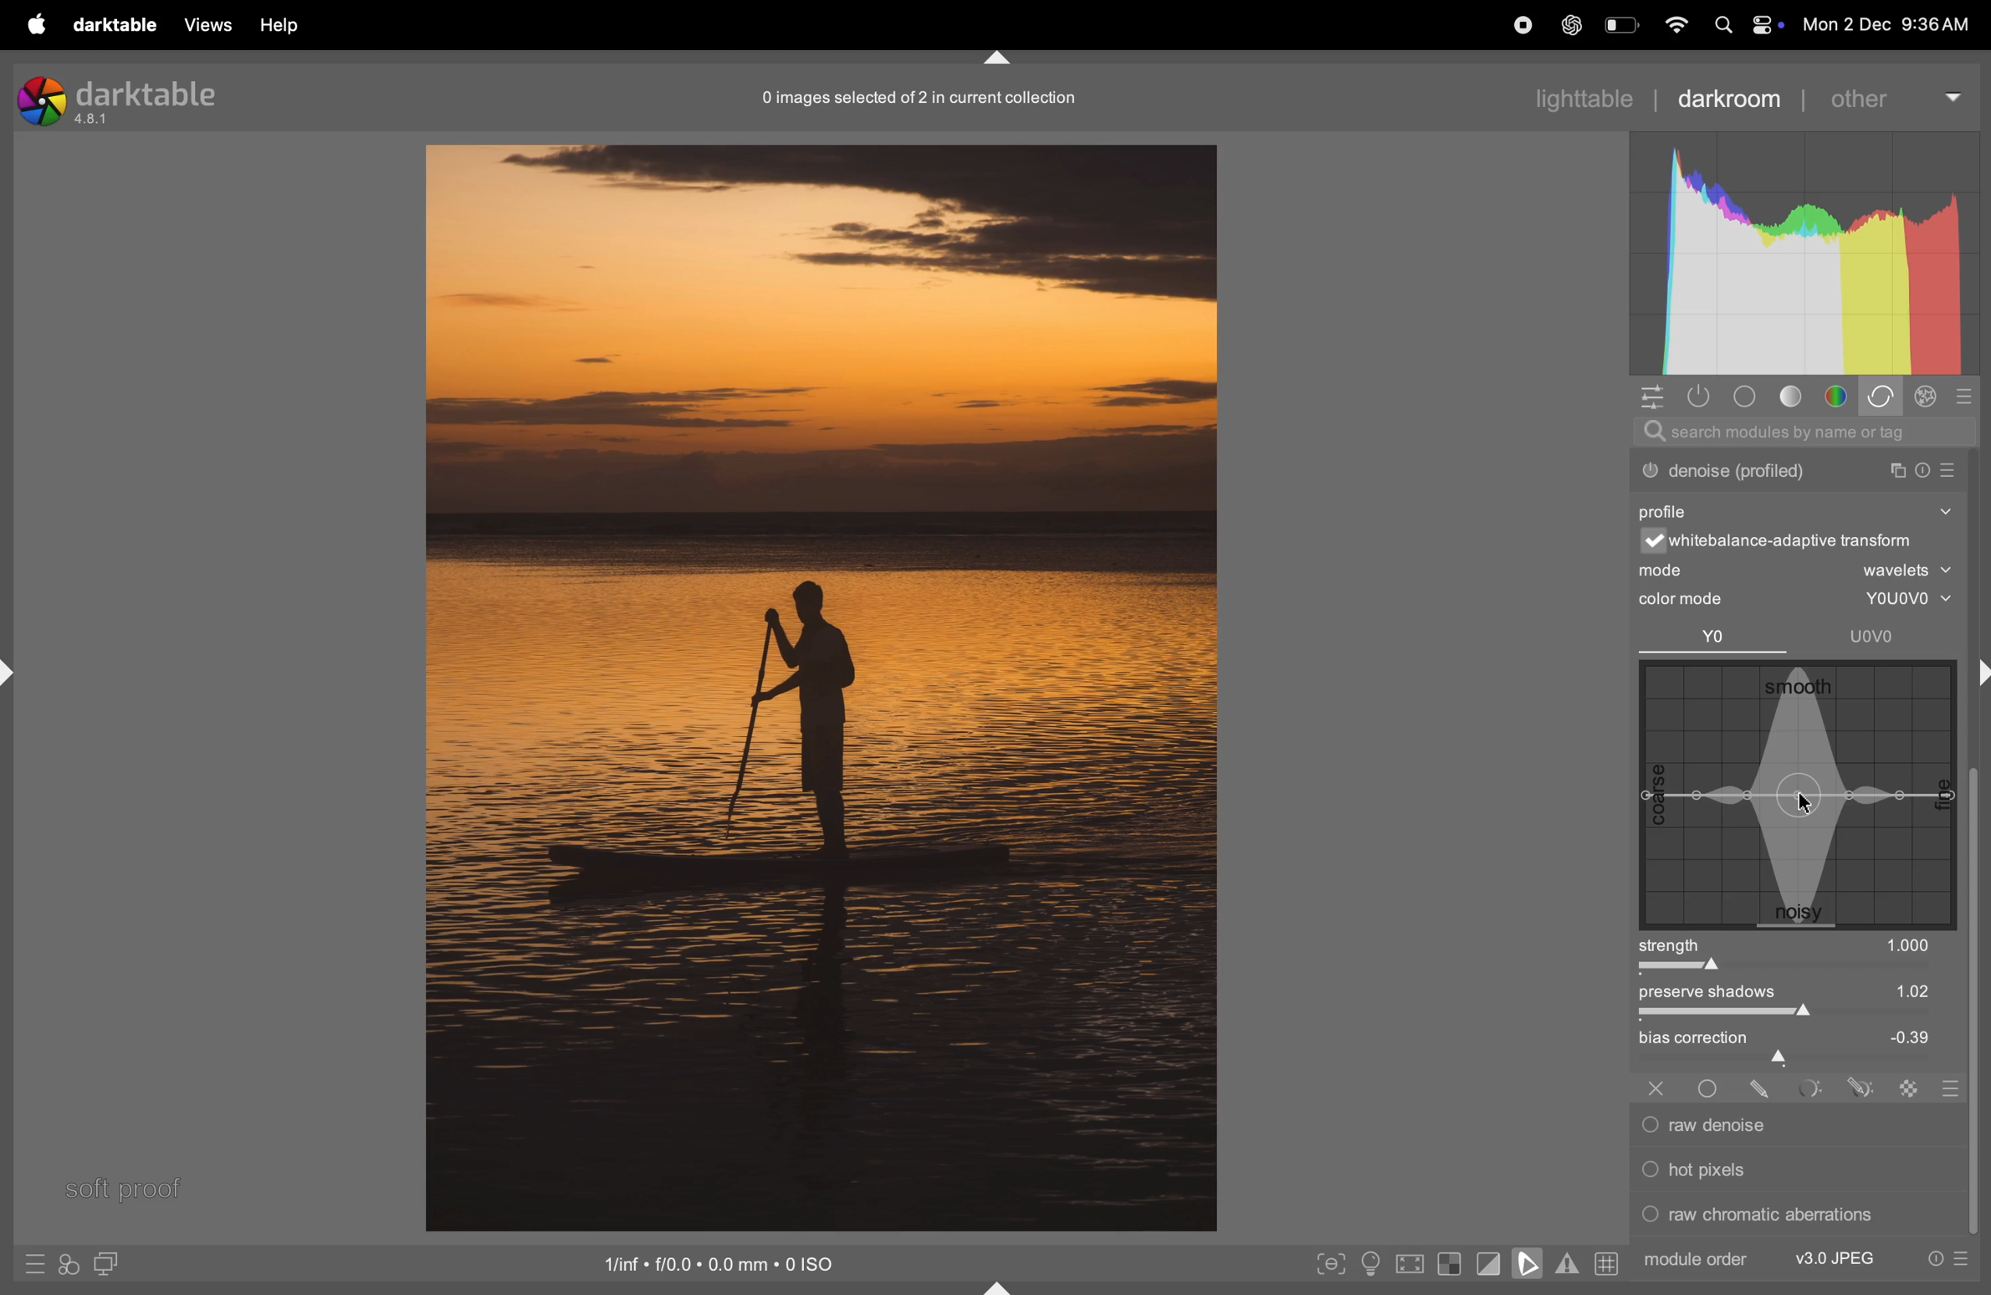  Describe the element at coordinates (1656, 397) in the screenshot. I see `quick acess panel` at that location.